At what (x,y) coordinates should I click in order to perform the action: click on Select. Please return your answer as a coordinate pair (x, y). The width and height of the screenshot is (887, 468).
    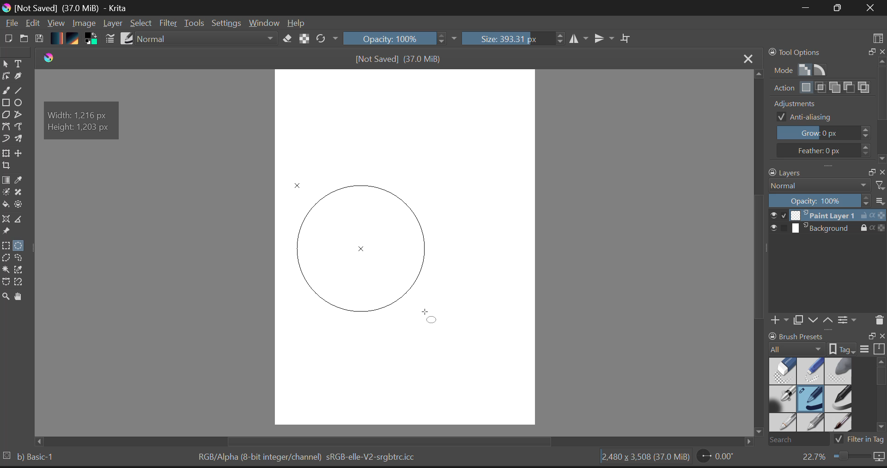
    Looking at the image, I should click on (142, 24).